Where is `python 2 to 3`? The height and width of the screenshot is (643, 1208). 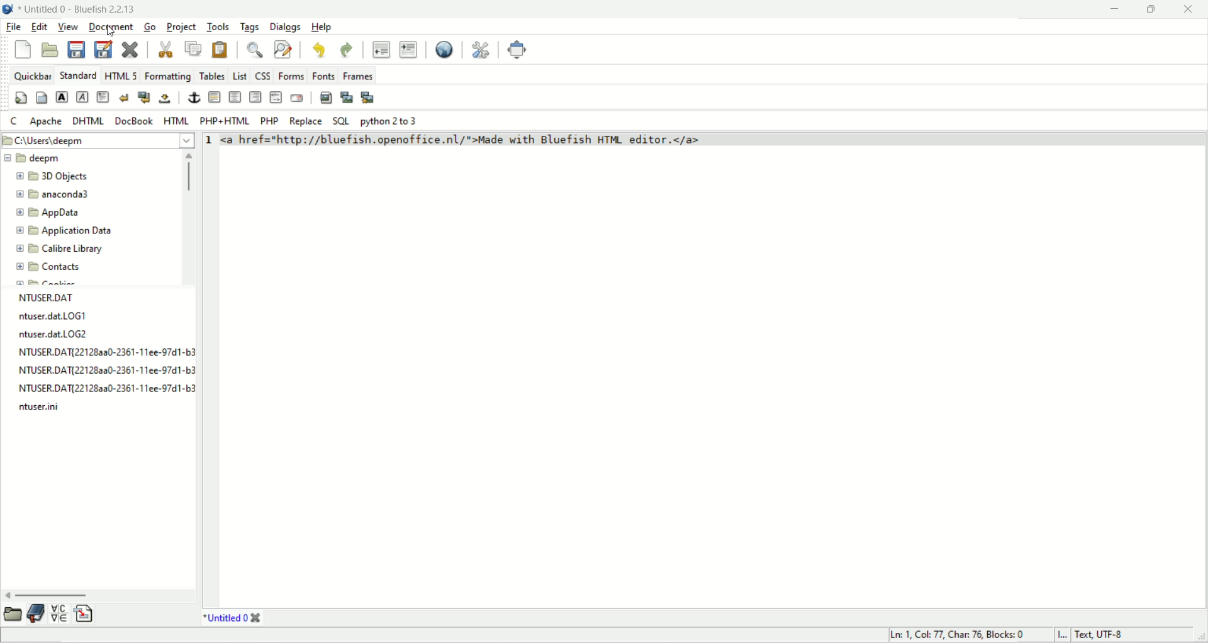 python 2 to 3 is located at coordinates (394, 121).